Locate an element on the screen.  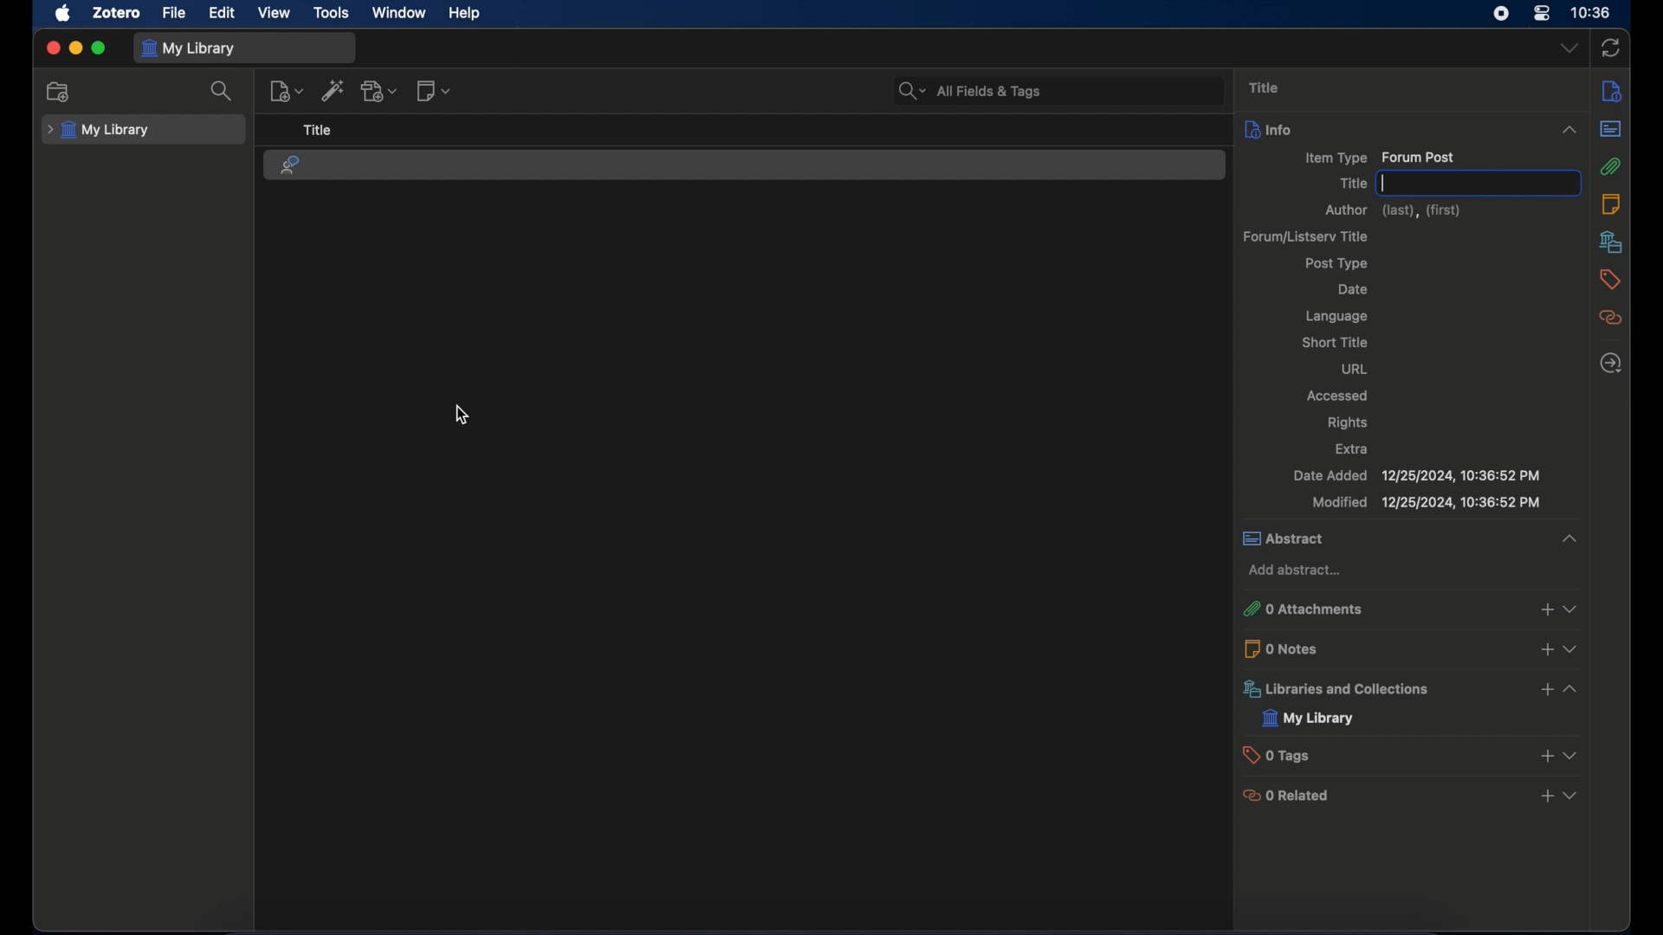
libraries and collections is located at coordinates (1409, 688).